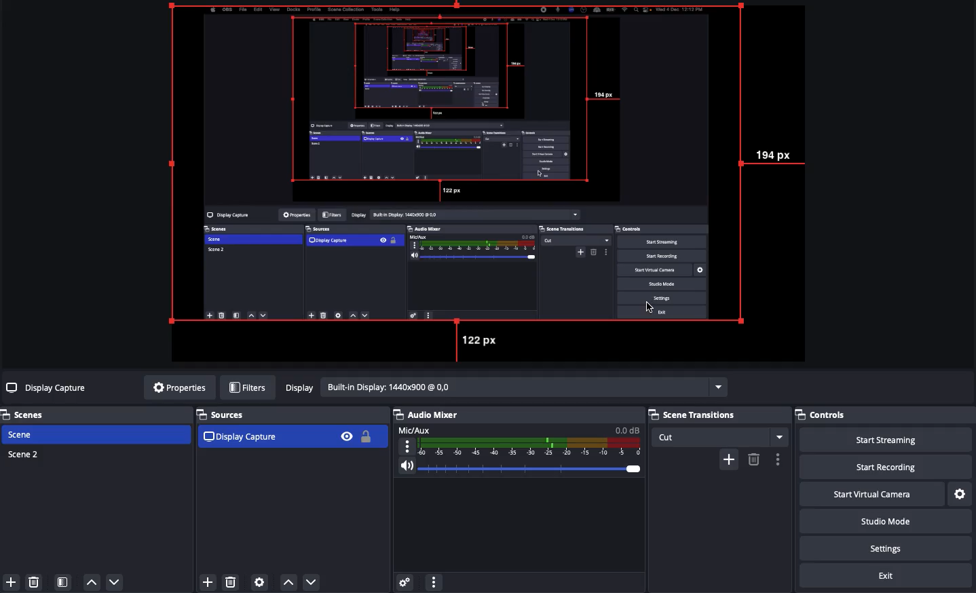  What do you see at coordinates (896, 523) in the screenshot?
I see `Studio mode` at bounding box center [896, 523].